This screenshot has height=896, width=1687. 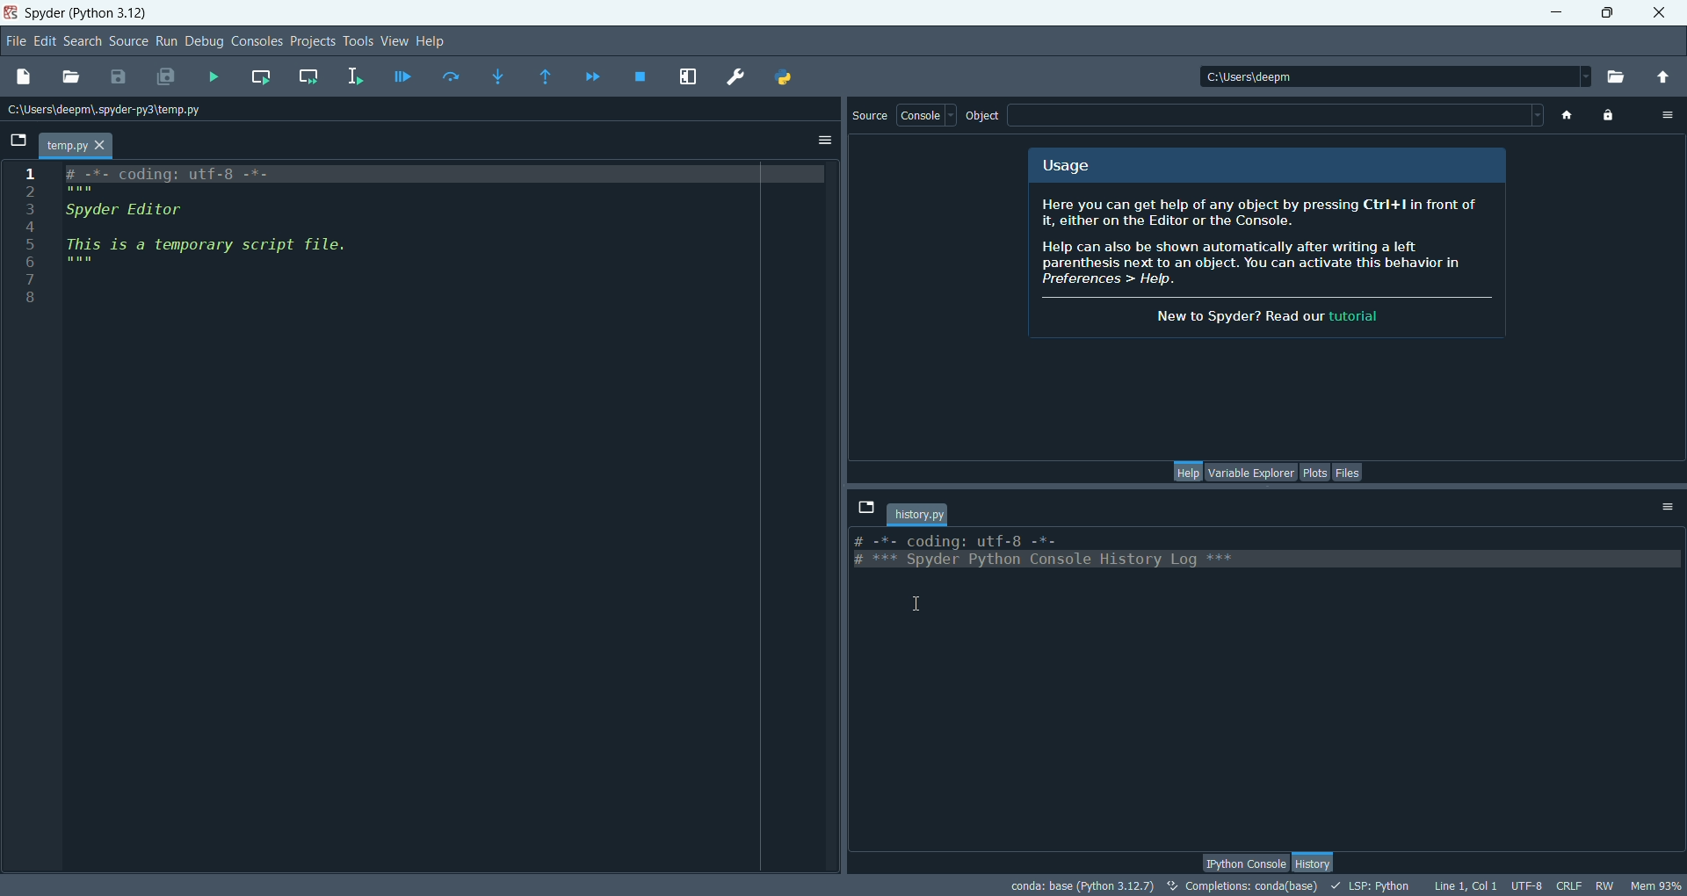 What do you see at coordinates (595, 76) in the screenshot?
I see `continue execution until next breakpoint` at bounding box center [595, 76].